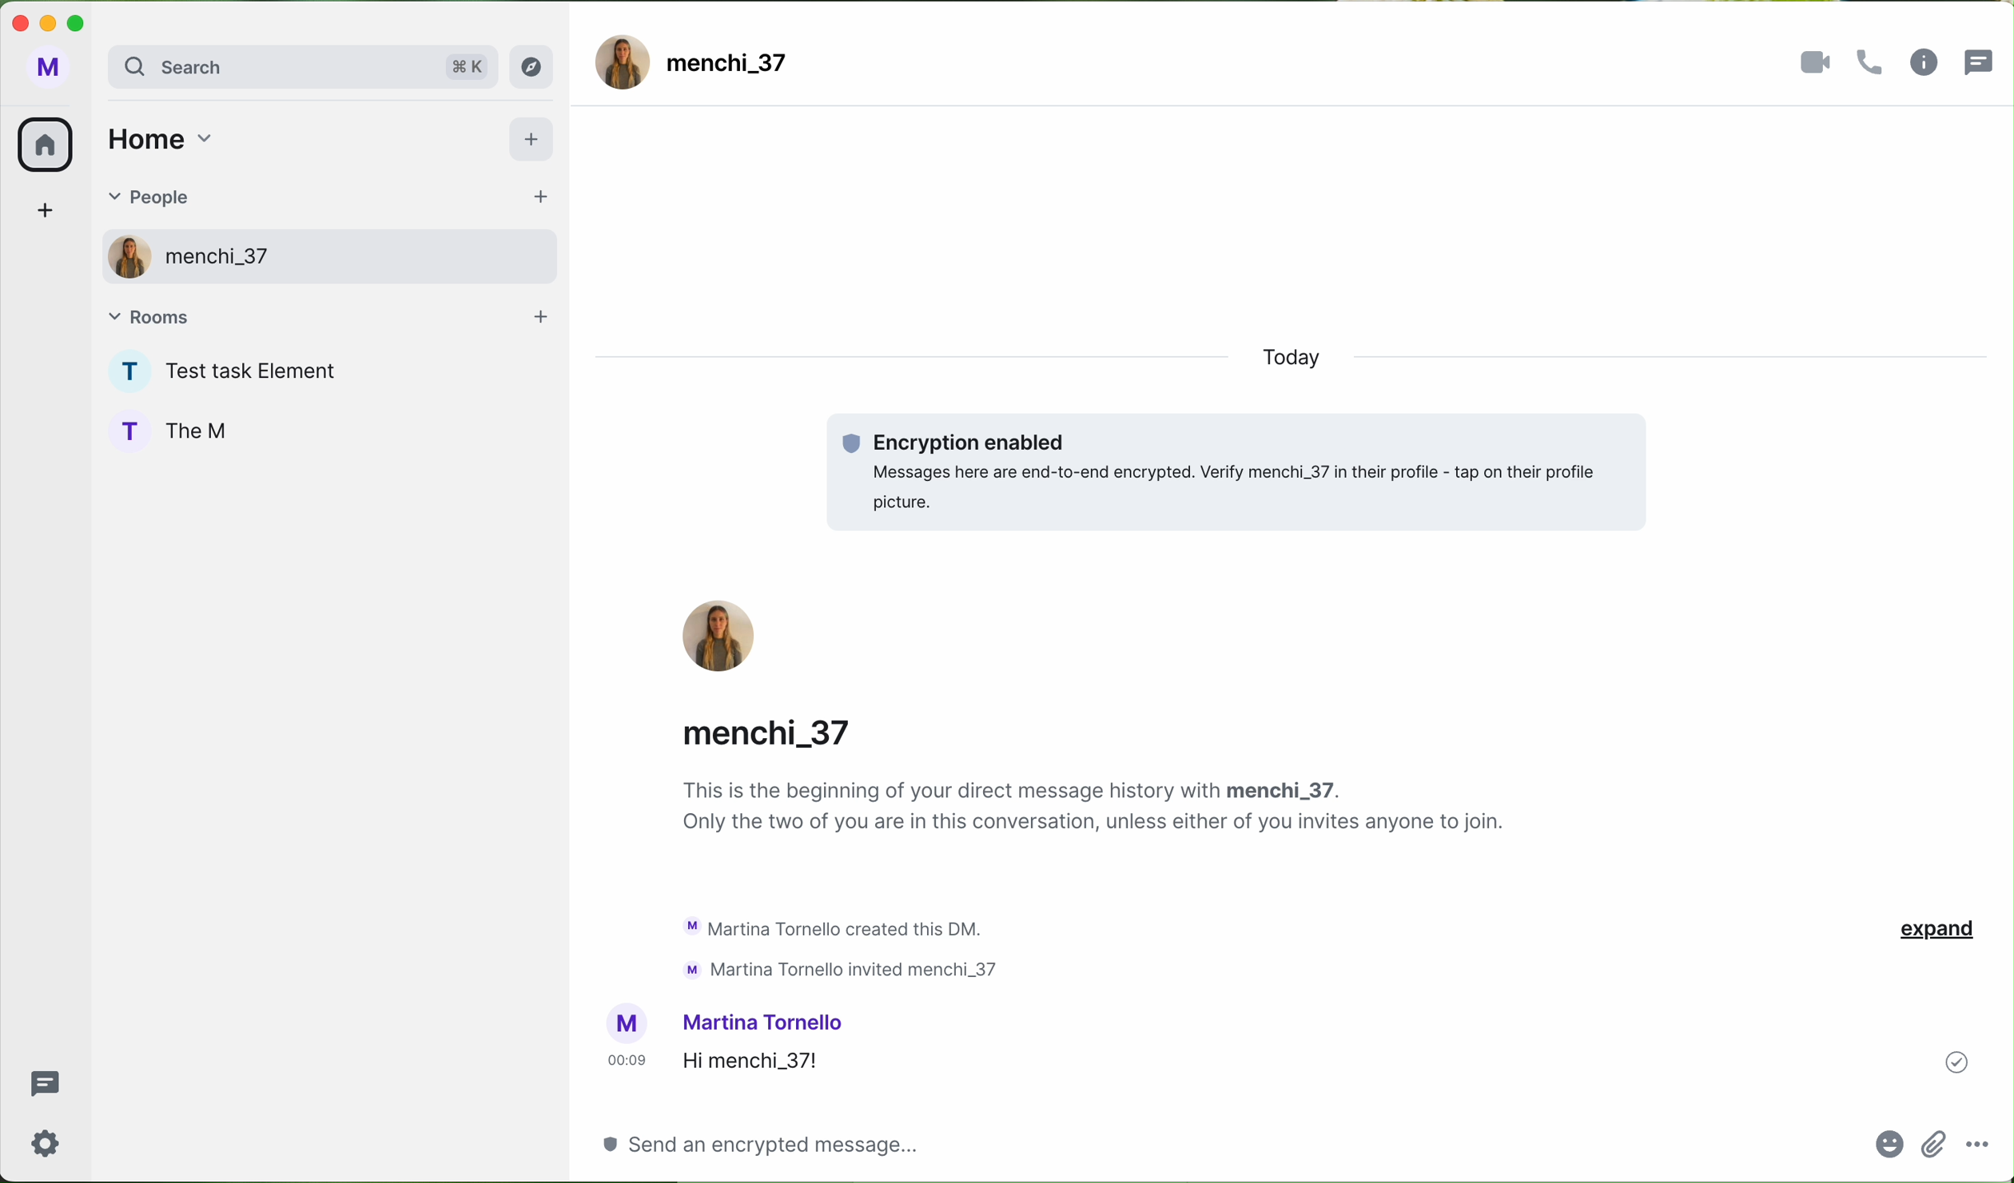 The width and height of the screenshot is (2014, 1183). What do you see at coordinates (221, 261) in the screenshot?
I see `user` at bounding box center [221, 261].